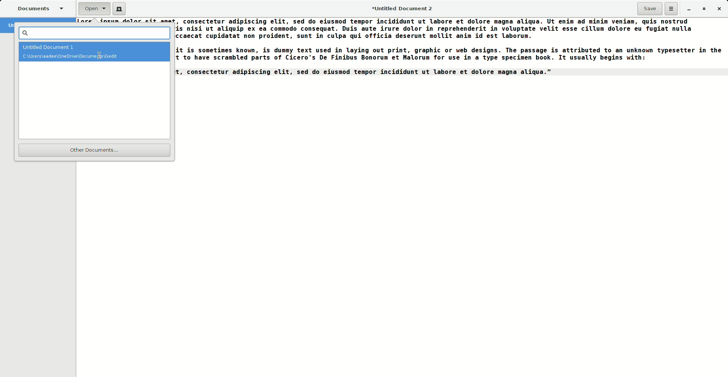 Image resolution: width=728 pixels, height=377 pixels. I want to click on New, so click(119, 9).